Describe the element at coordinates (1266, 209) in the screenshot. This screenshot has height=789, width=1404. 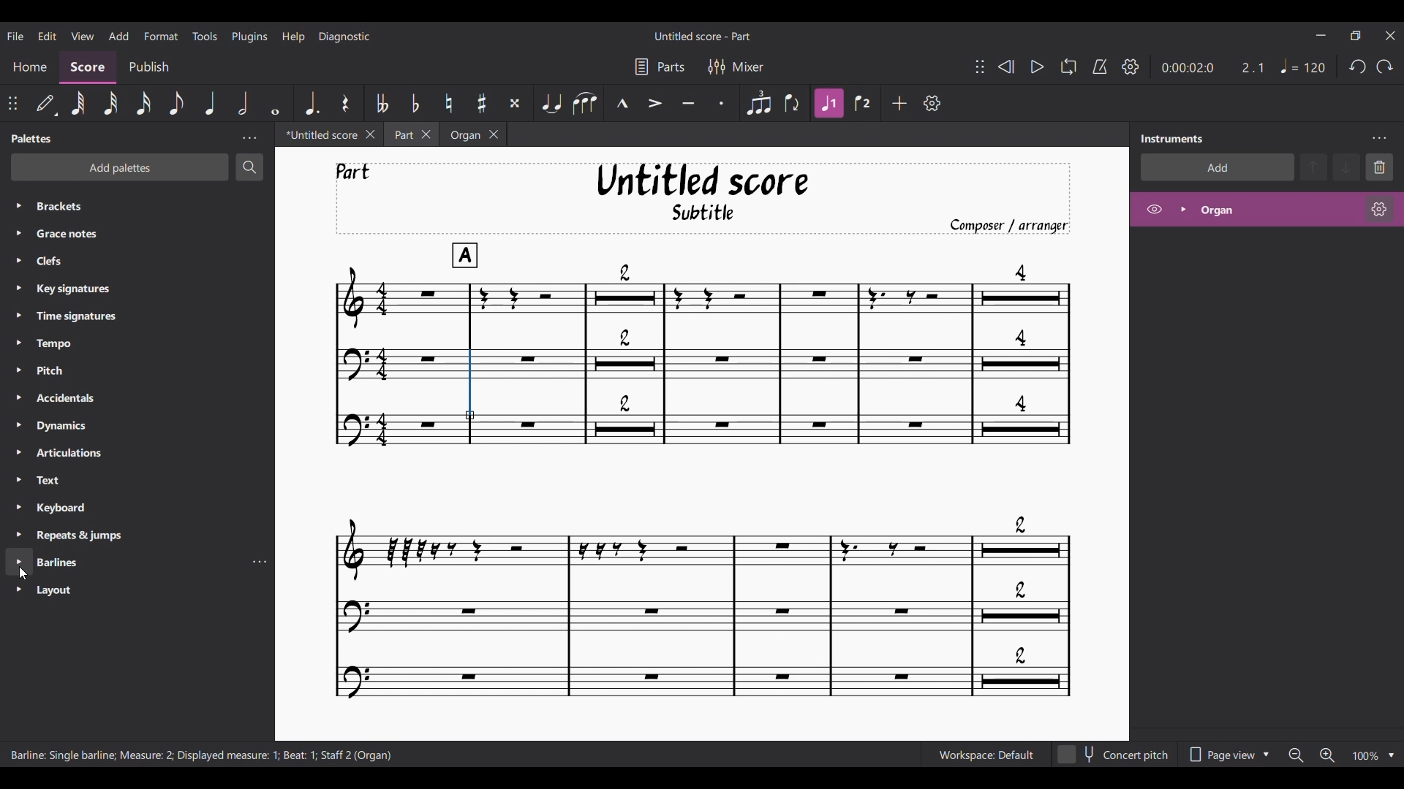
I see `Highlighted after current selection` at that location.